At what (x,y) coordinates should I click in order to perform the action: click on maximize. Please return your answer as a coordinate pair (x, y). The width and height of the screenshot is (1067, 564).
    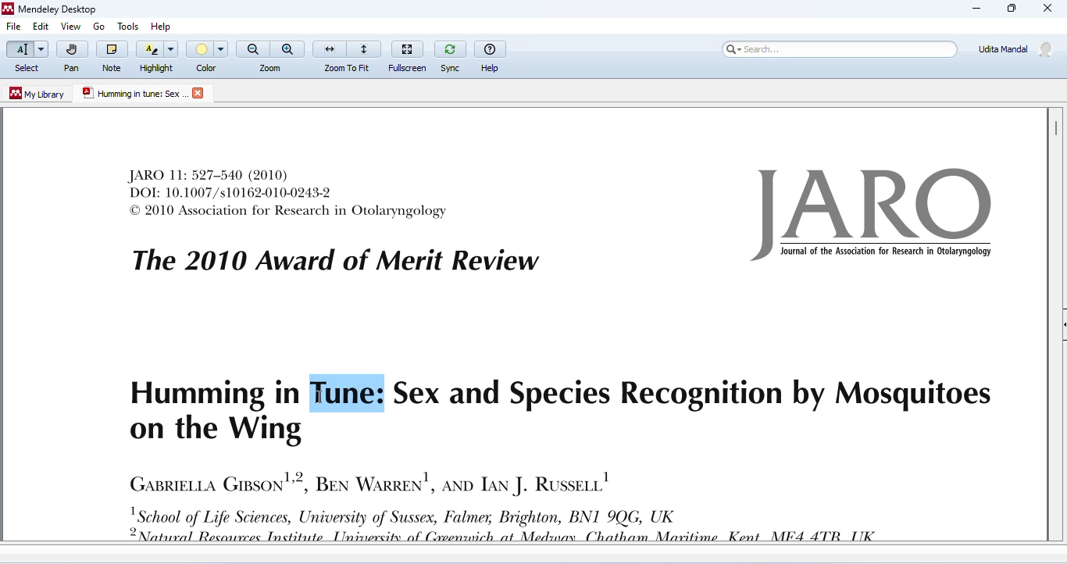
    Looking at the image, I should click on (1010, 9).